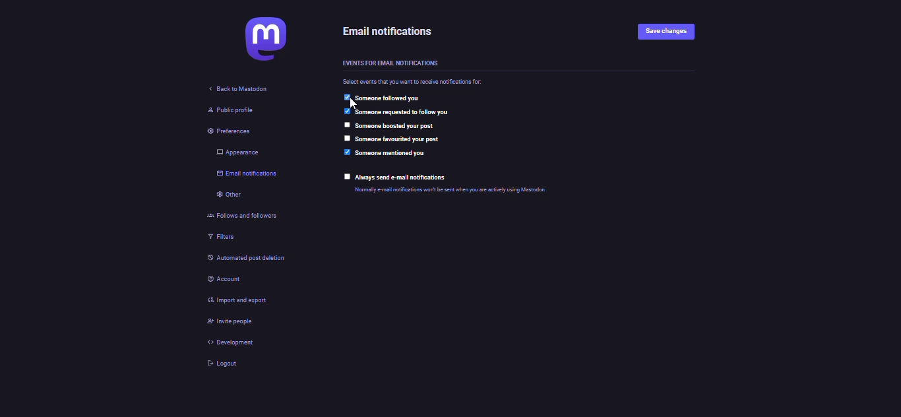 This screenshot has width=901, height=417. Describe the element at coordinates (346, 111) in the screenshot. I see `enabled` at that location.